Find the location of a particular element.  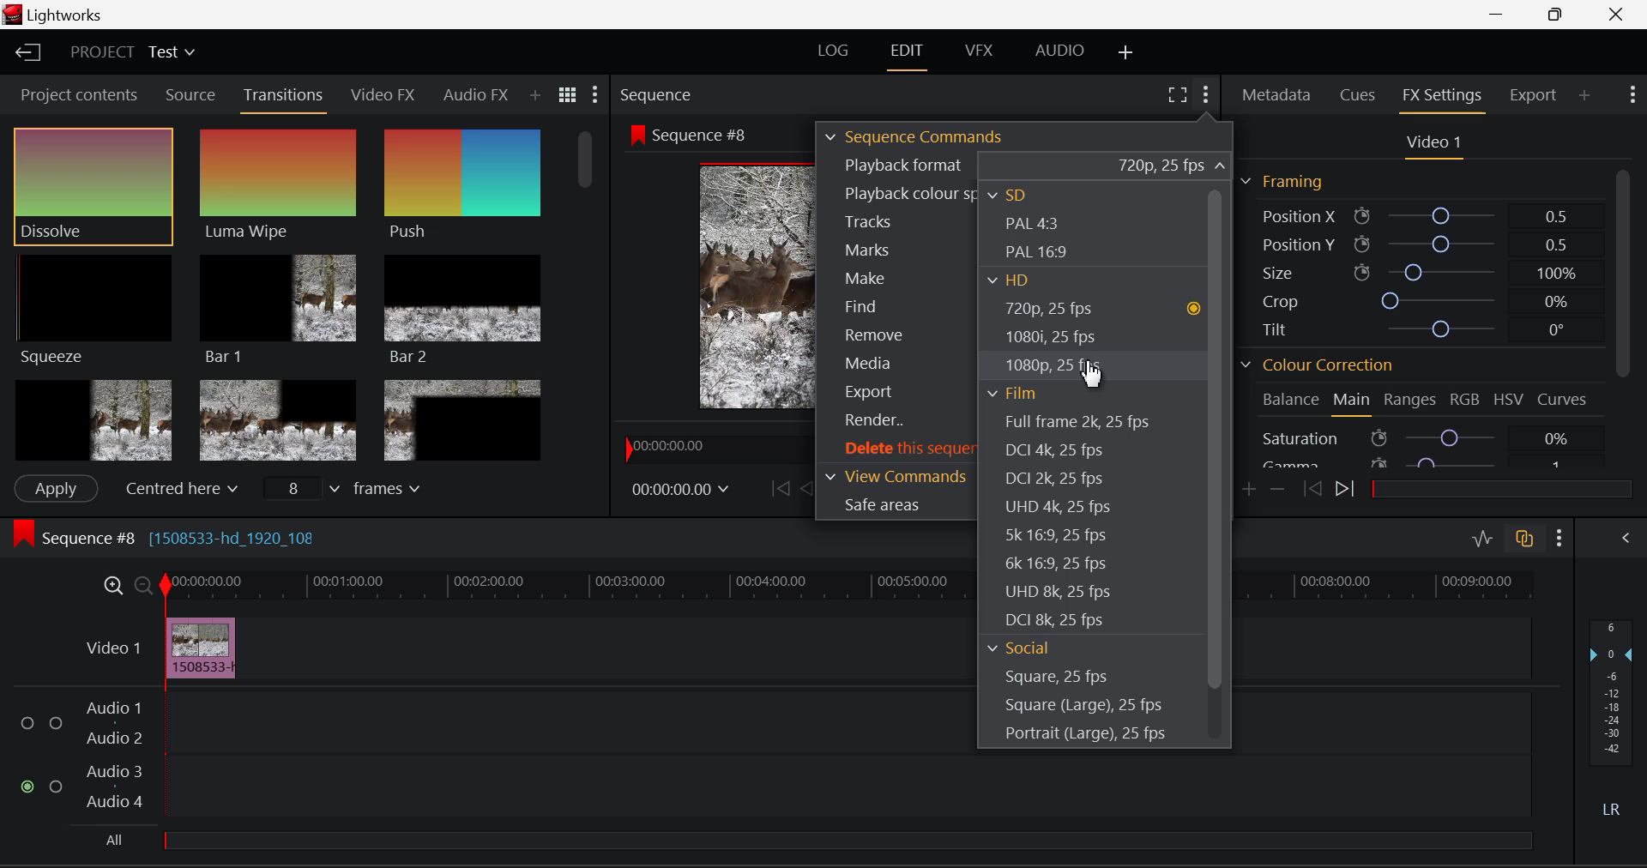

Project Timeline Navigator is located at coordinates (711, 447).